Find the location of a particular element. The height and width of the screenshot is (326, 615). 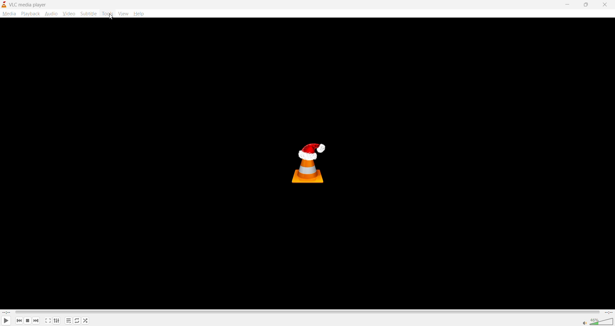

media is located at coordinates (9, 13).